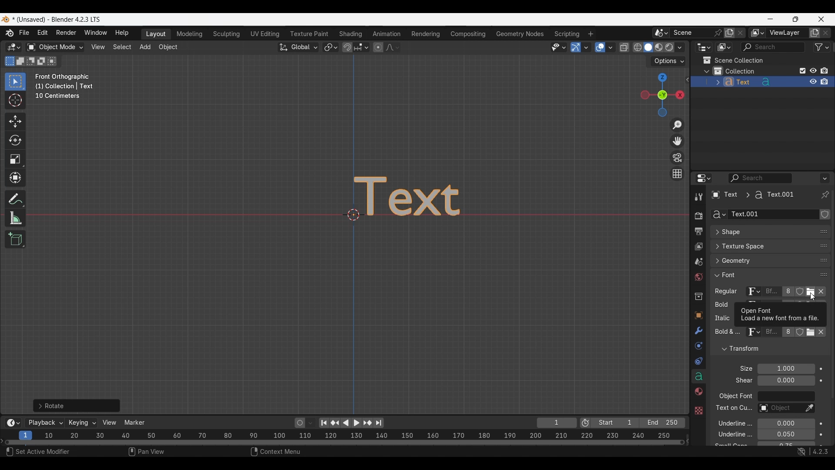 The width and height of the screenshot is (835, 470). Describe the element at coordinates (679, 47) in the screenshot. I see `Shading` at that location.